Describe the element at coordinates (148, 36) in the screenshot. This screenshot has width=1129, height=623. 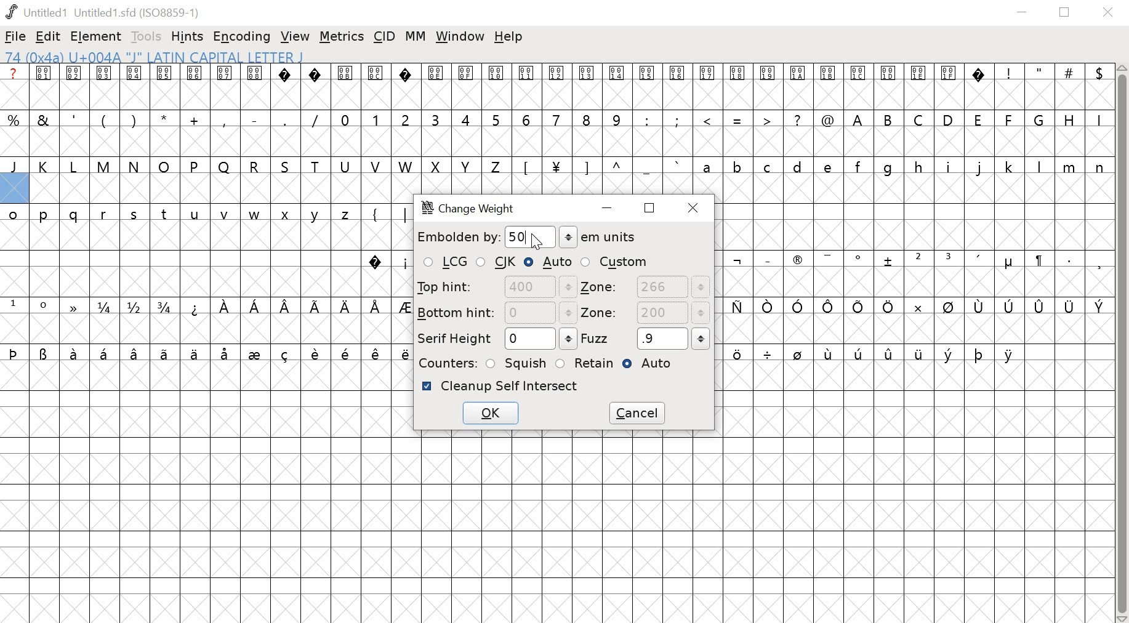
I see `TOOLS` at that location.